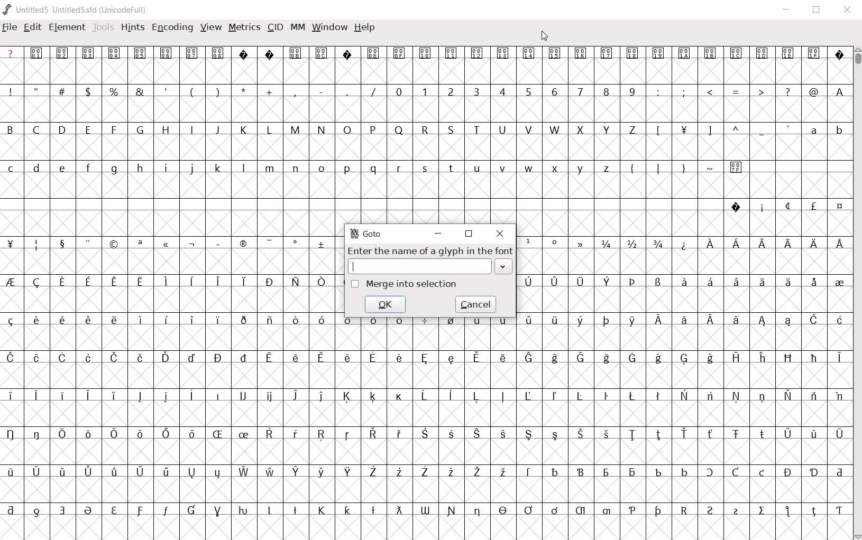 Image resolution: width=862 pixels, height=540 pixels. What do you see at coordinates (735, 131) in the screenshot?
I see `^` at bounding box center [735, 131].